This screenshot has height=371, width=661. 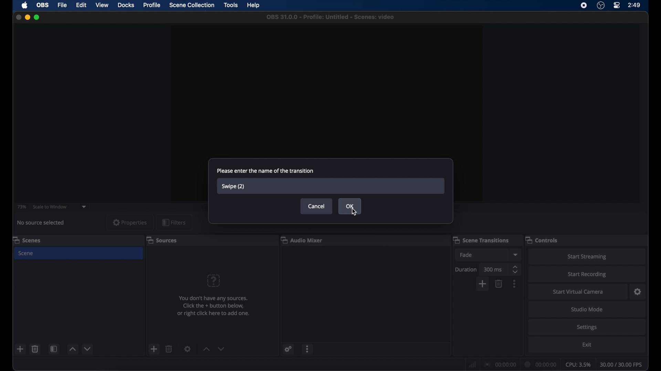 I want to click on audio mixer, so click(x=302, y=240).